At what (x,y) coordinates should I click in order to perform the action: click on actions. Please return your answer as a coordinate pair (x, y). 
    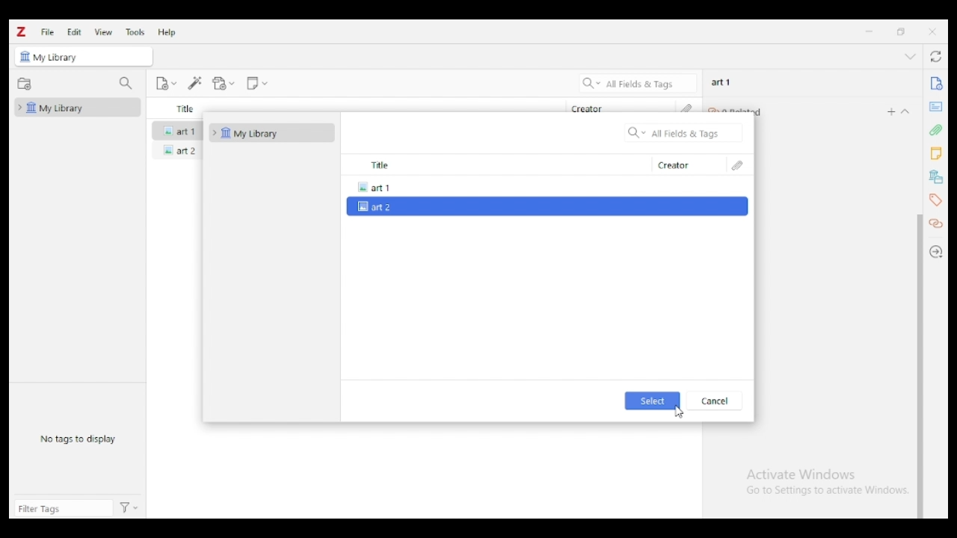
    Looking at the image, I should click on (129, 509).